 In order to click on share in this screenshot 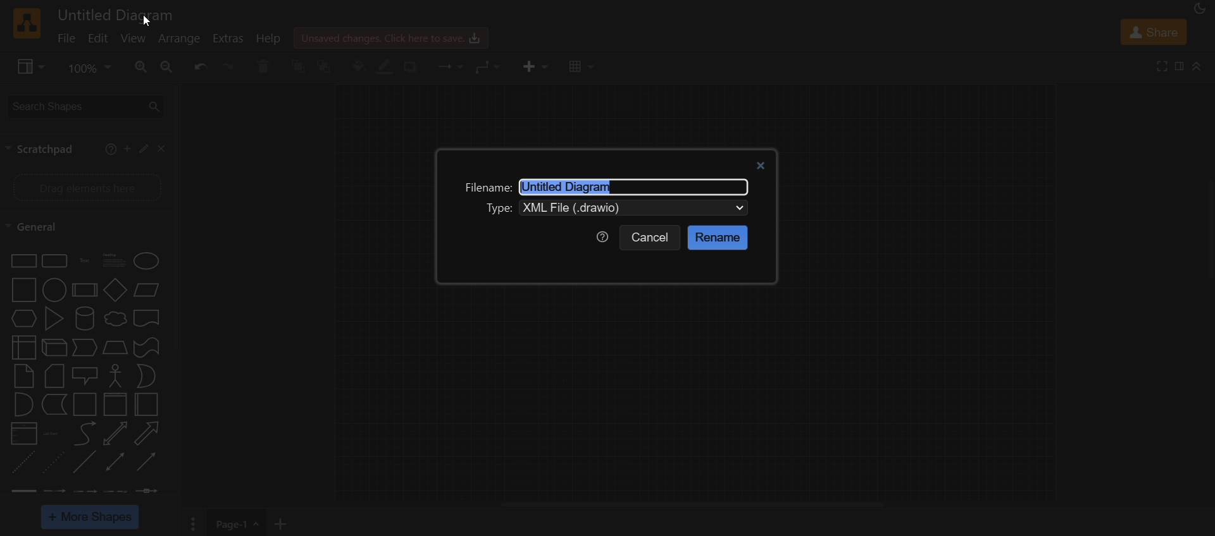, I will do `click(1154, 33)`.